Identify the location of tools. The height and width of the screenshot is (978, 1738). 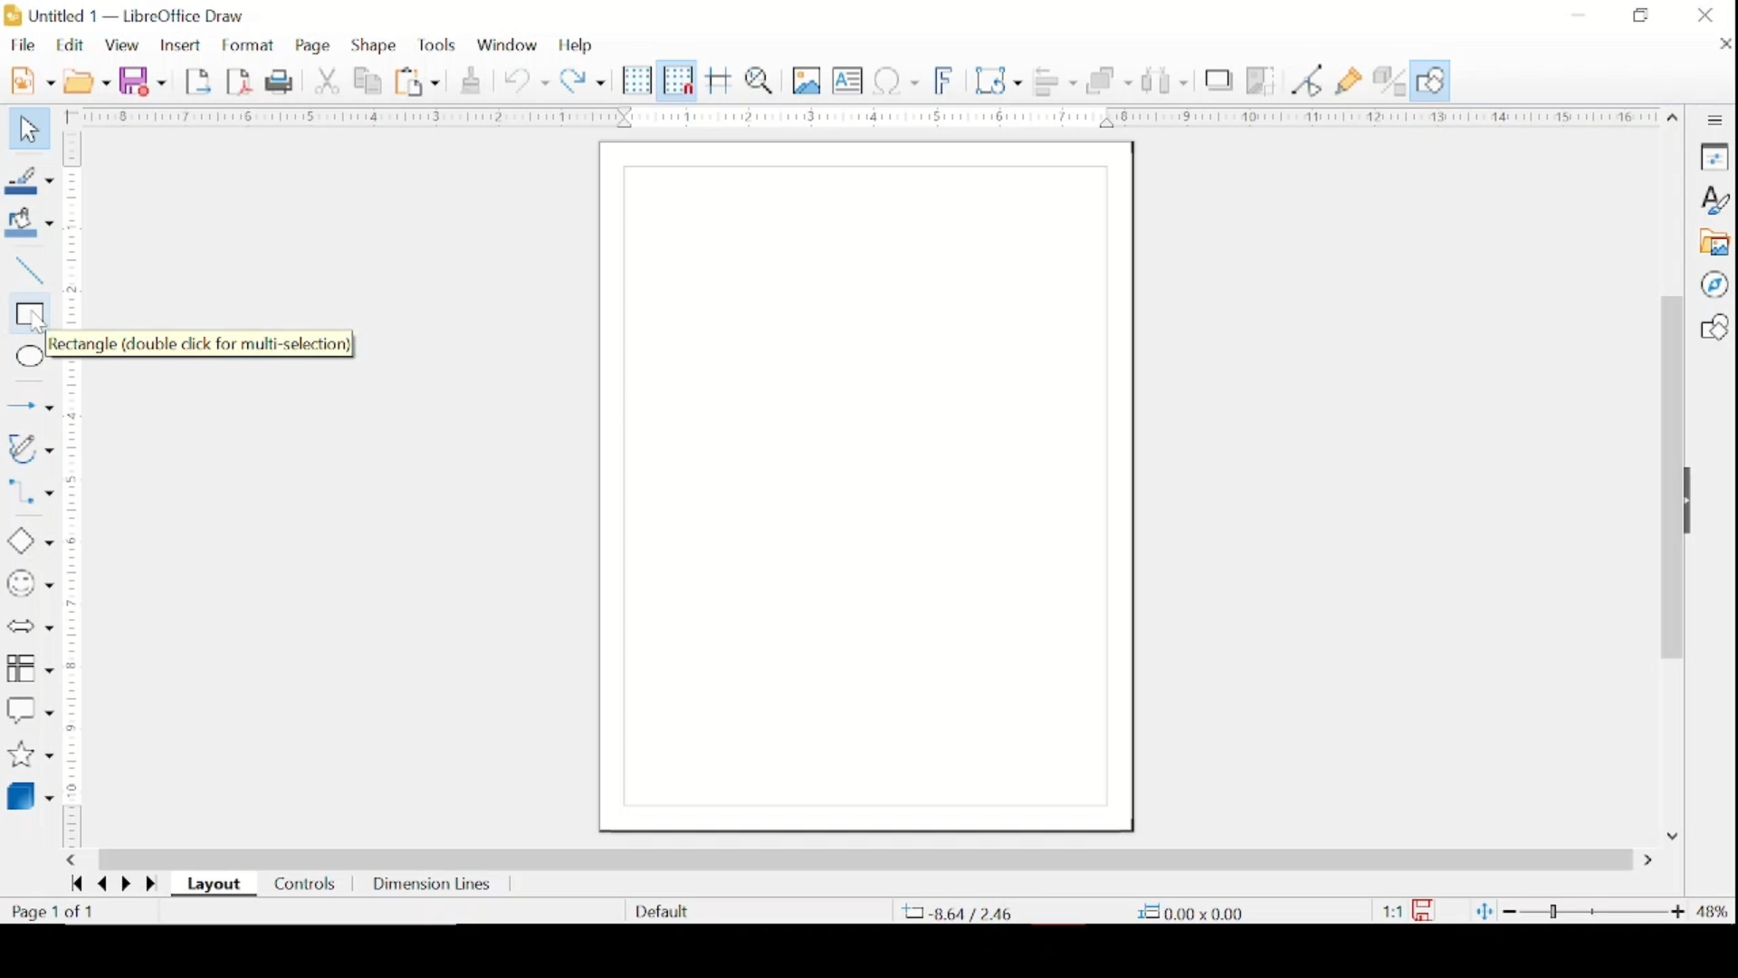
(436, 45).